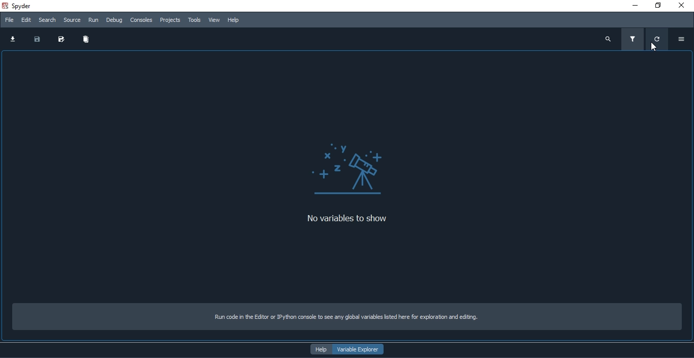 This screenshot has height=358, width=694. What do you see at coordinates (684, 40) in the screenshot?
I see `options` at bounding box center [684, 40].